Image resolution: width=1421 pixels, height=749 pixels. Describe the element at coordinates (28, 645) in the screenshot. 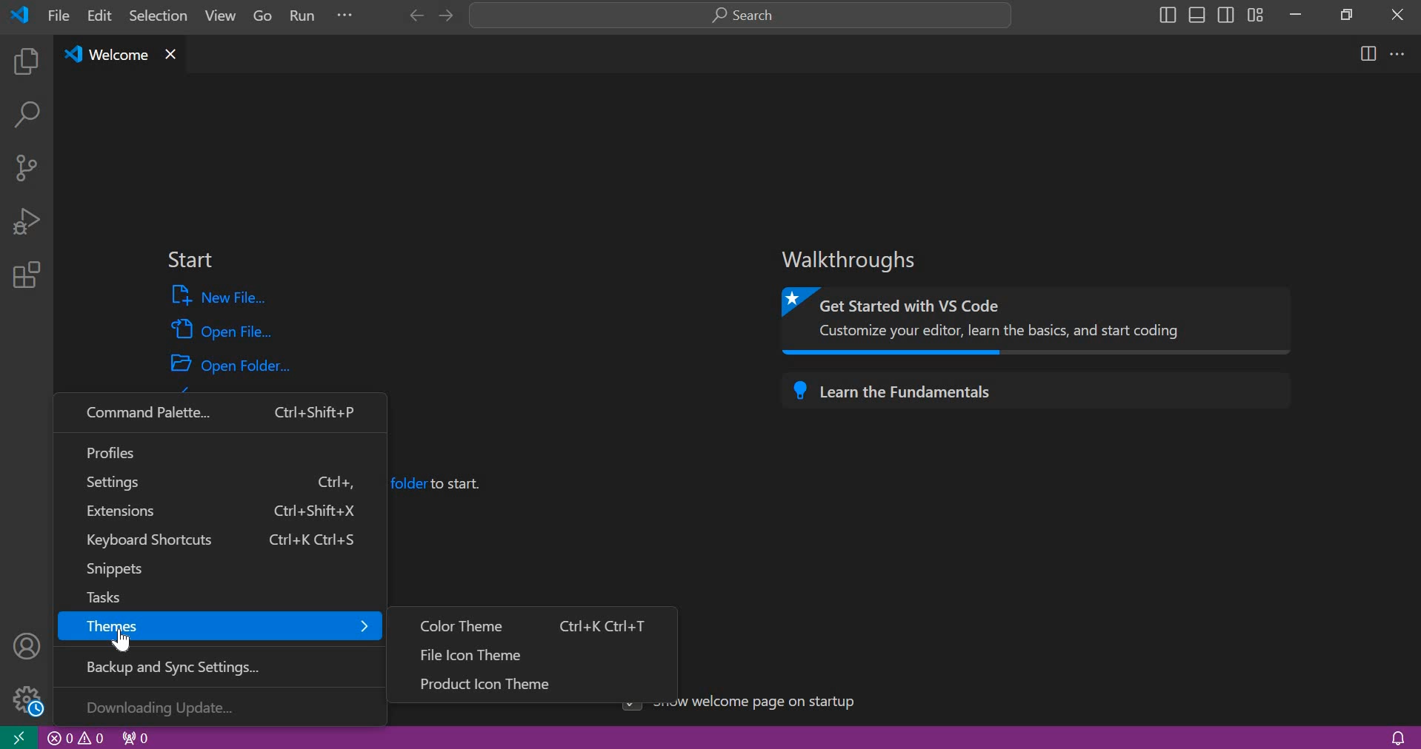

I see `accounts` at that location.